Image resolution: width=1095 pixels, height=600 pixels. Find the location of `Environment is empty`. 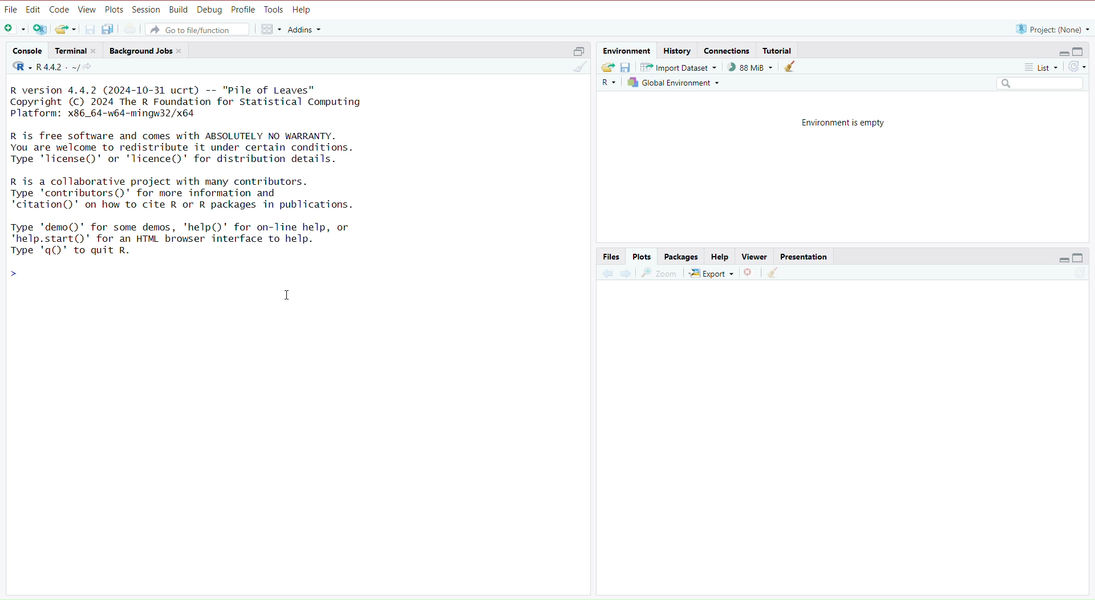

Environment is empty is located at coordinates (845, 122).